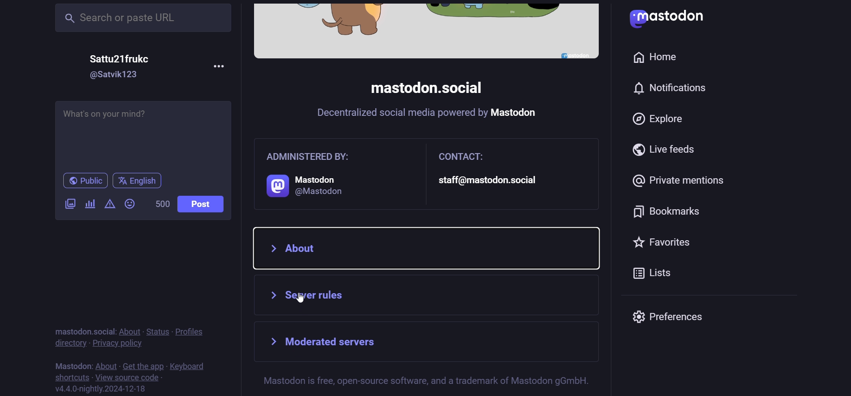  What do you see at coordinates (301, 299) in the screenshot?
I see `pointer` at bounding box center [301, 299].